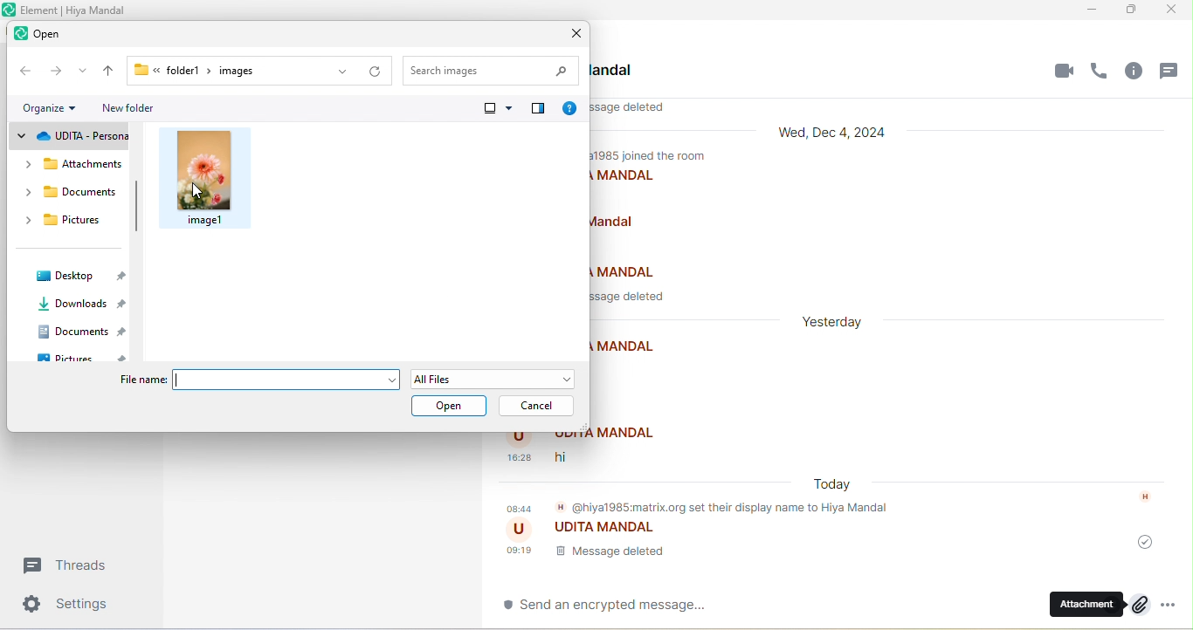  I want to click on title, so click(81, 9).